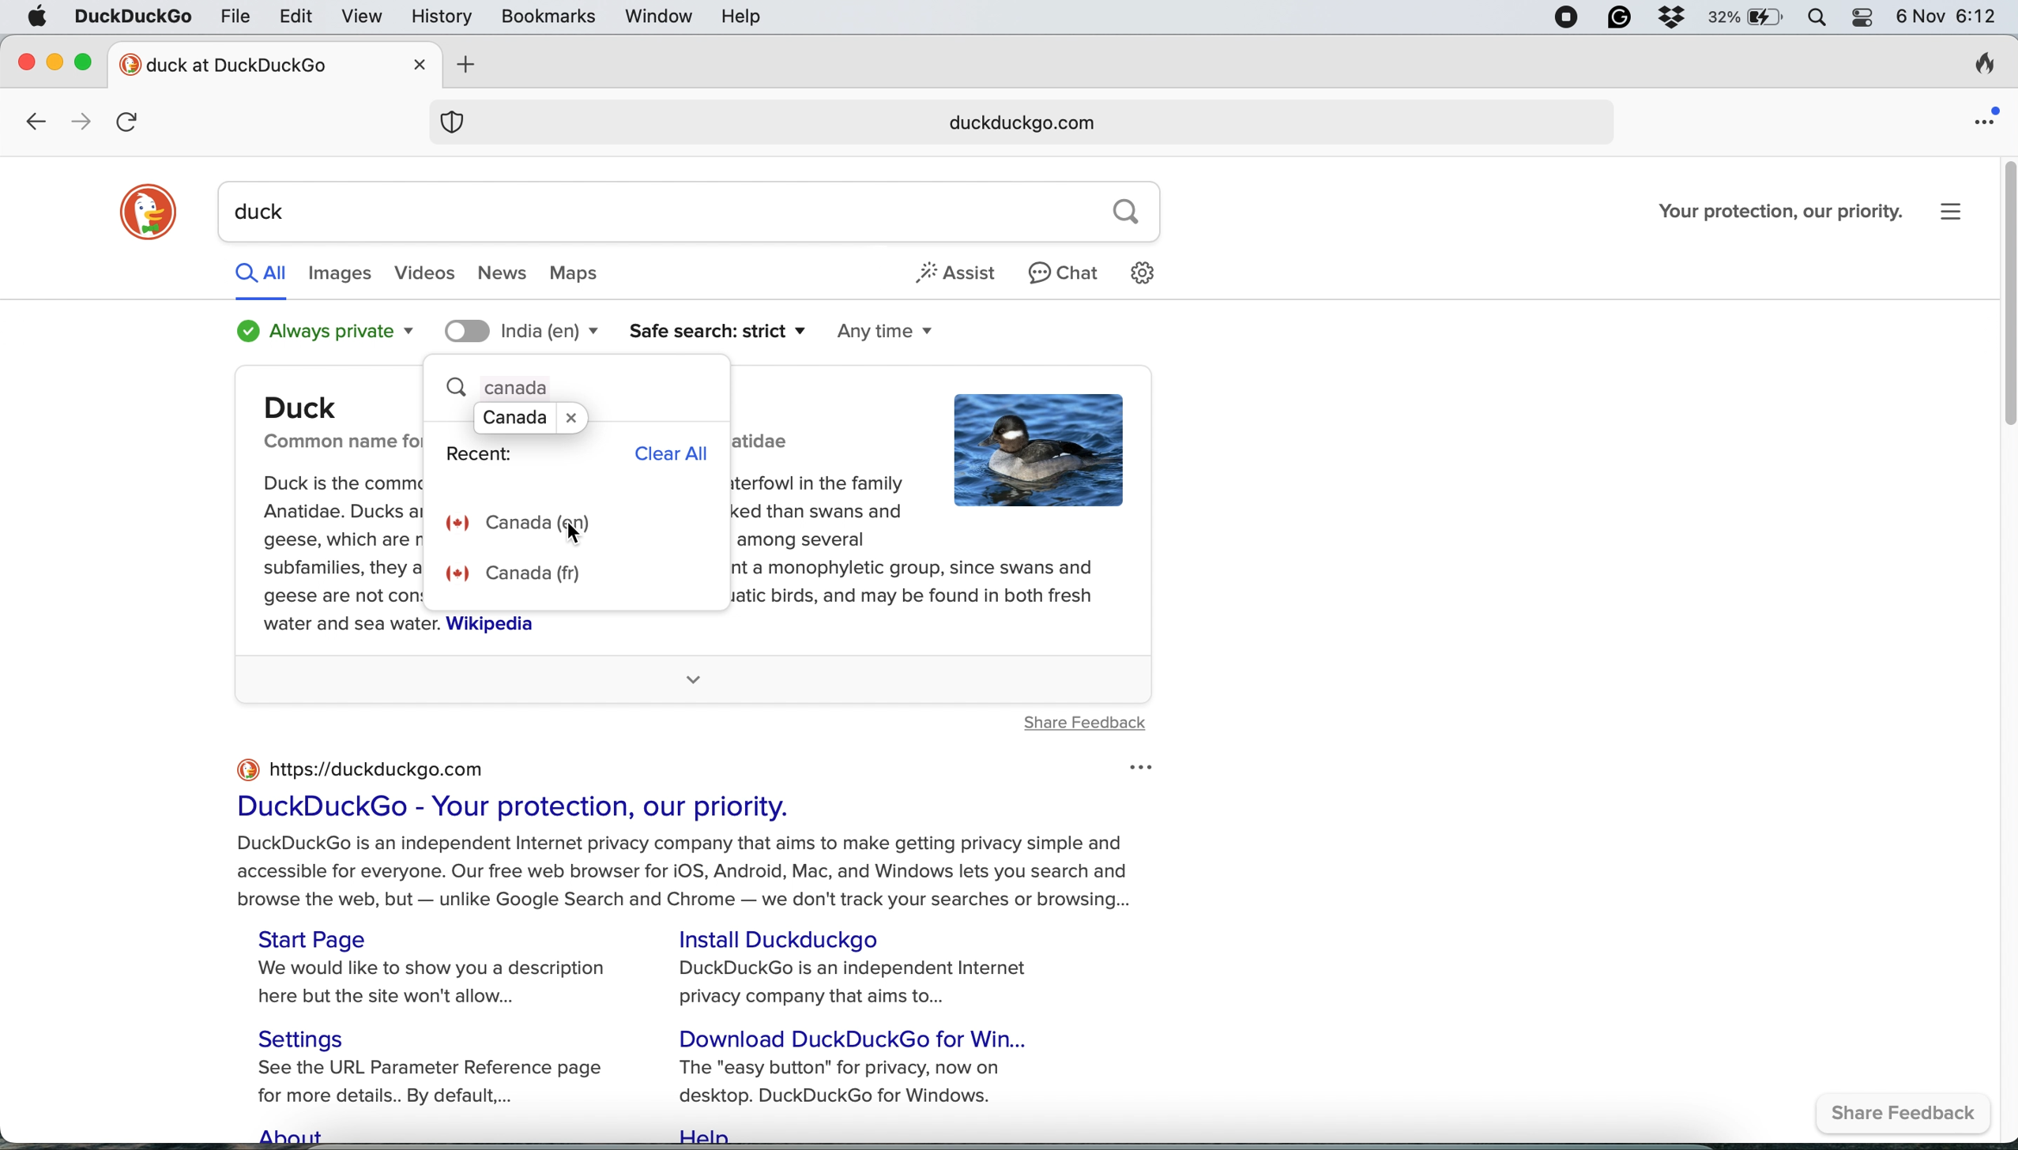 This screenshot has height=1150, width=2018. I want to click on Settings, so click(312, 1037).